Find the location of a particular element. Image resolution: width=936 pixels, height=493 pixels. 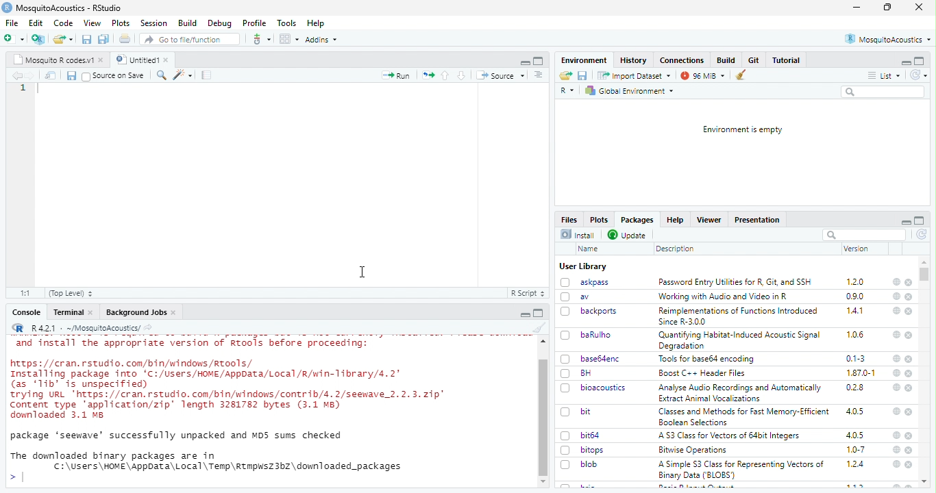

add file is located at coordinates (38, 39).